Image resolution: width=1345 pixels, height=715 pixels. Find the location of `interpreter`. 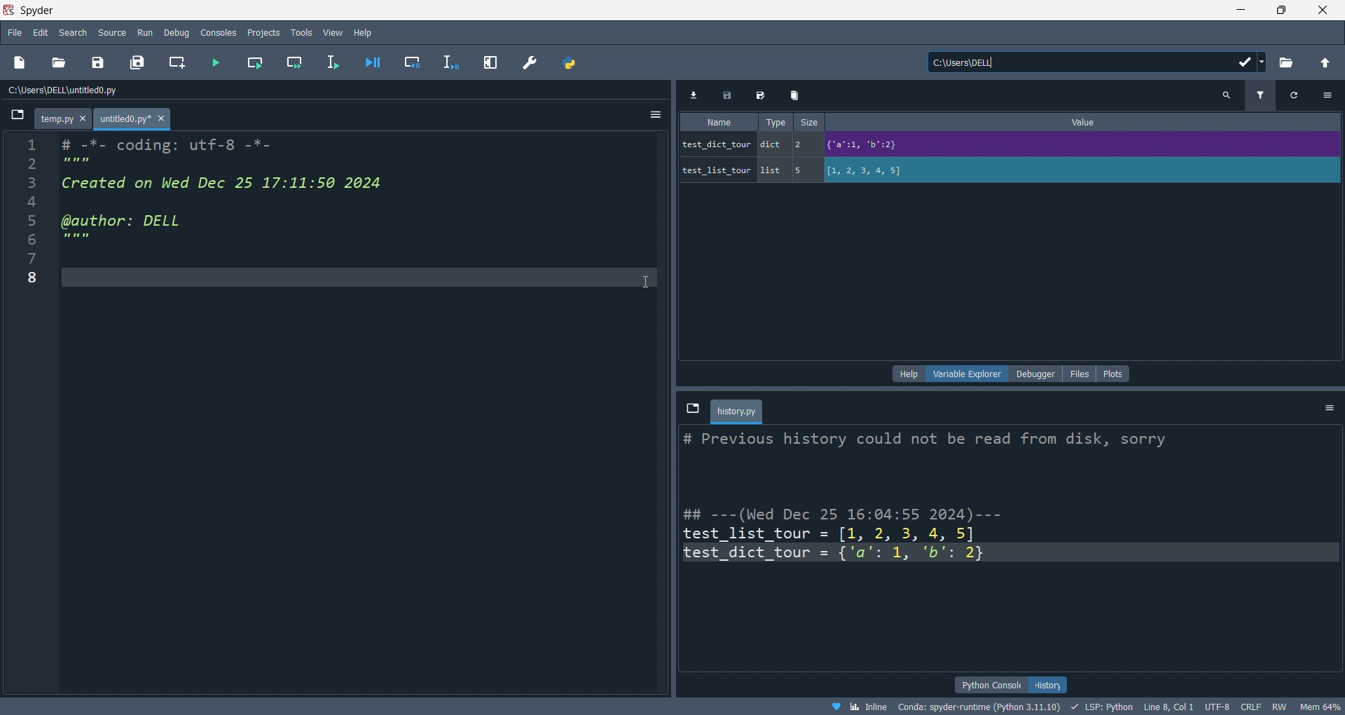

interpreter is located at coordinates (981, 707).